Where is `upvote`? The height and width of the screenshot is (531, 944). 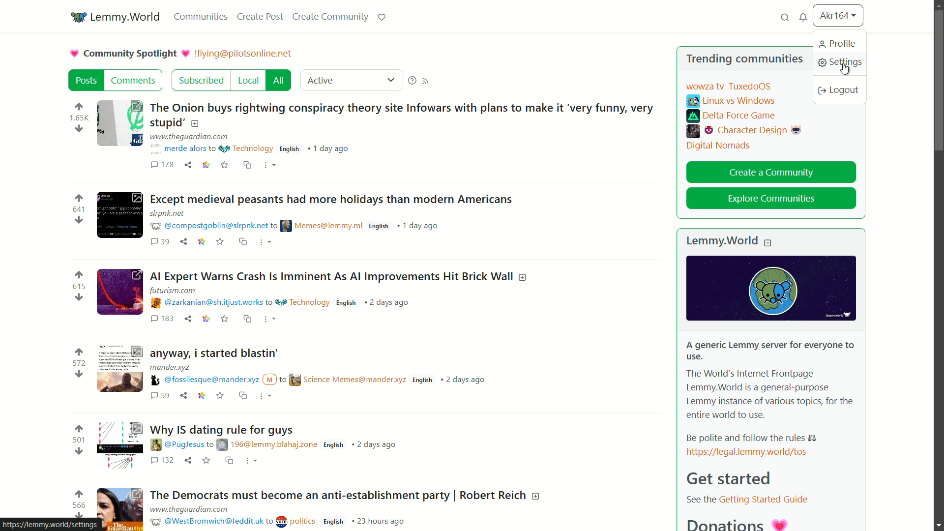
upvote is located at coordinates (80, 198).